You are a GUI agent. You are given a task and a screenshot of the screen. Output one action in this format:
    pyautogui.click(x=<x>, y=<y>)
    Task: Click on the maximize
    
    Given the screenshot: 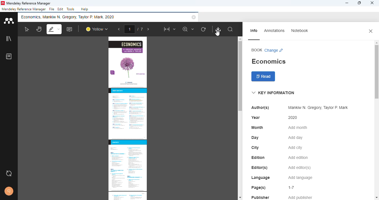 What is the action you would take?
    pyautogui.click(x=359, y=3)
    